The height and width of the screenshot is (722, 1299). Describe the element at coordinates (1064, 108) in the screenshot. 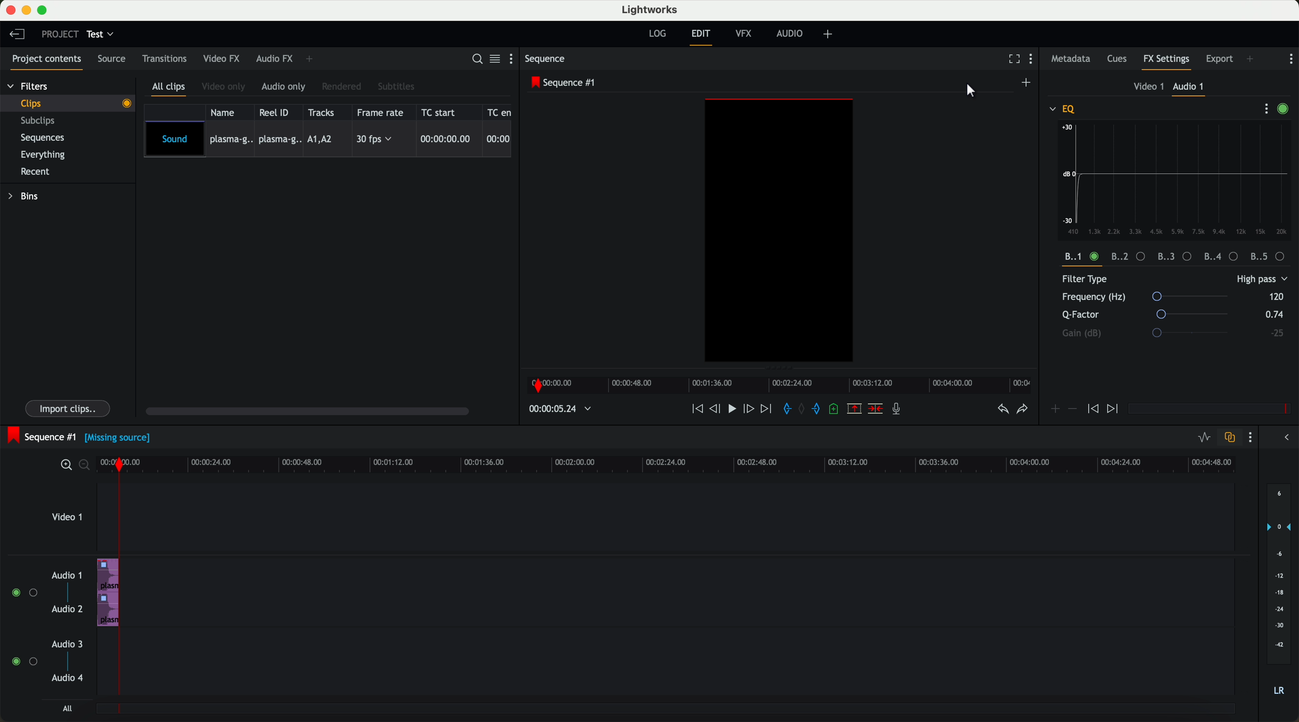

I see `EQ` at that location.